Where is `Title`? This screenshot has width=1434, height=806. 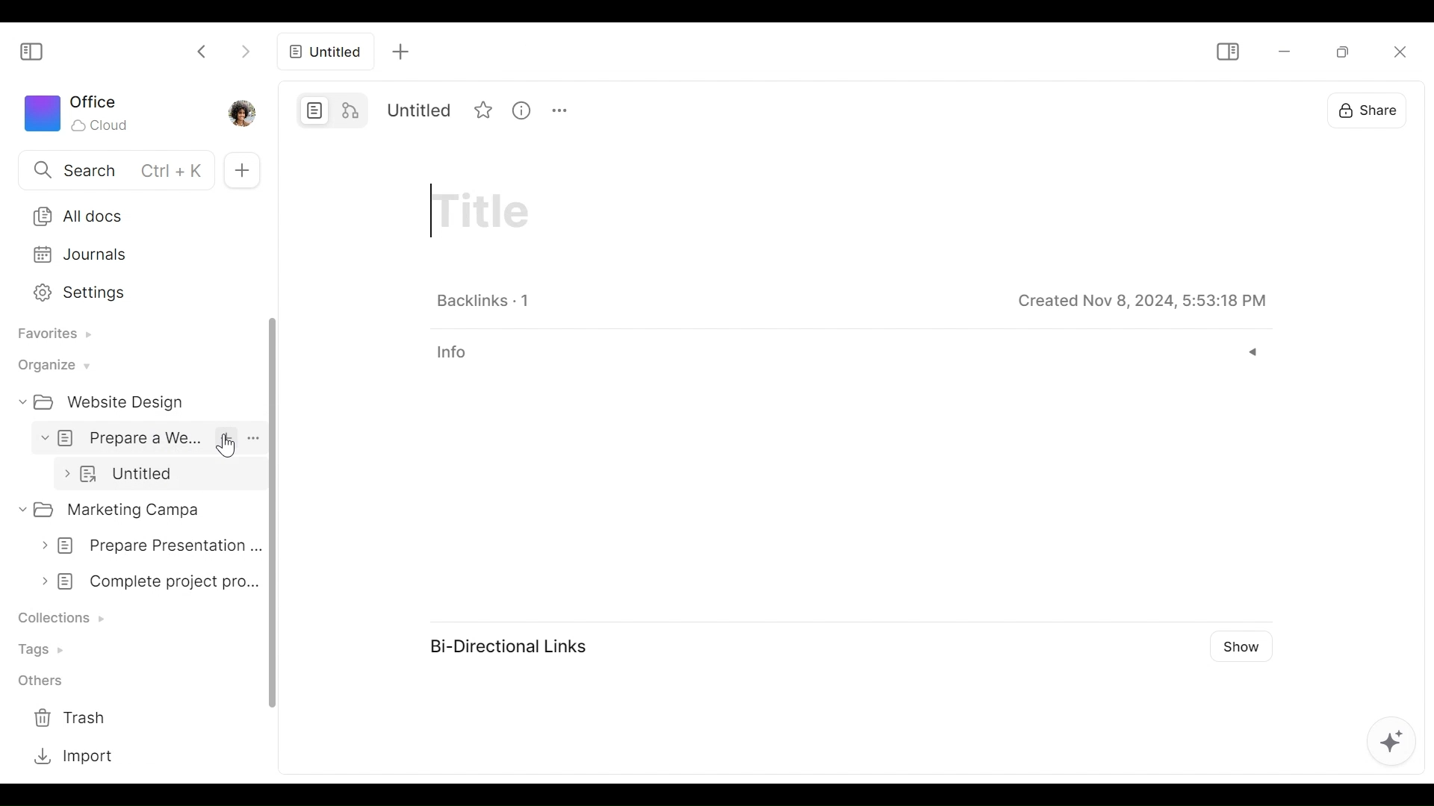 Title is located at coordinates (500, 110).